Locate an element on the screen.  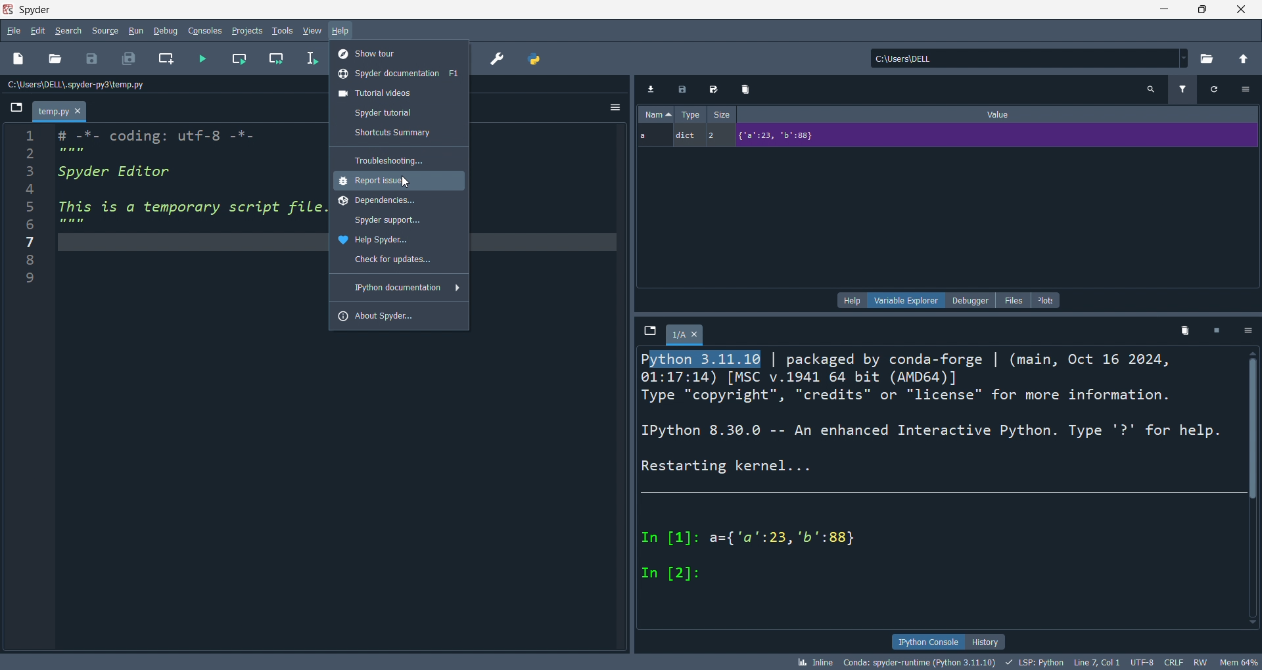
tools is located at coordinates (283, 32).